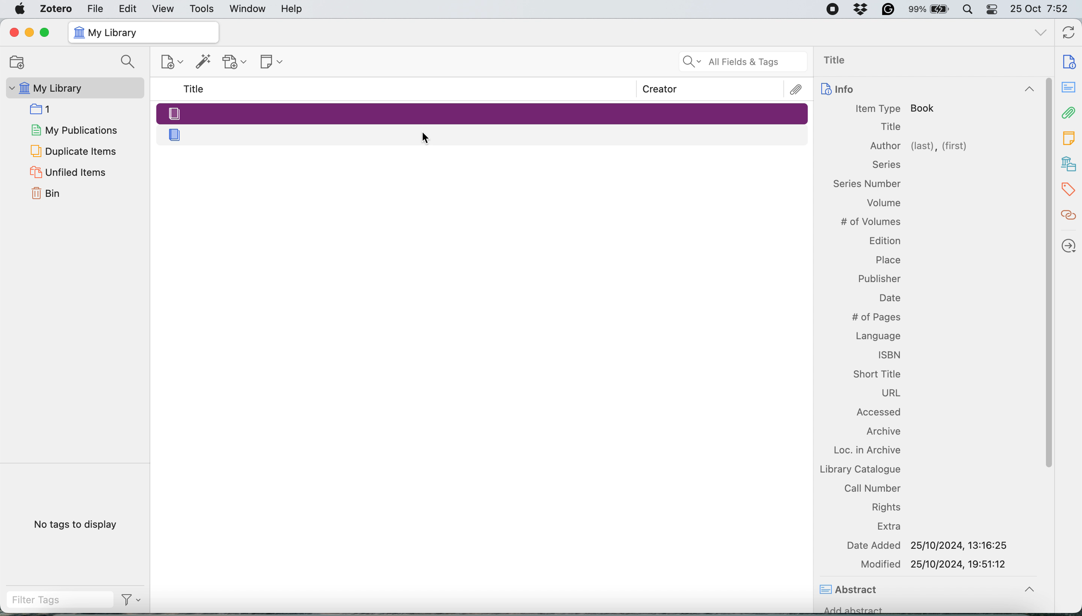  What do you see at coordinates (851, 591) in the screenshot?
I see `Abstract` at bounding box center [851, 591].